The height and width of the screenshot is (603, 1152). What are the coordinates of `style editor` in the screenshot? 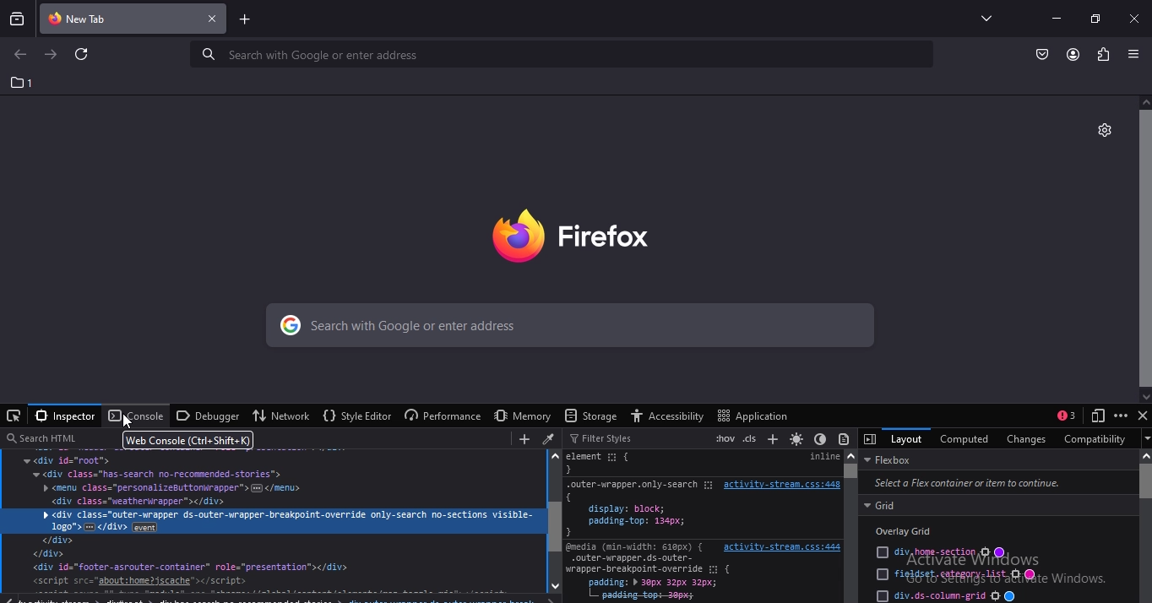 It's located at (358, 416).